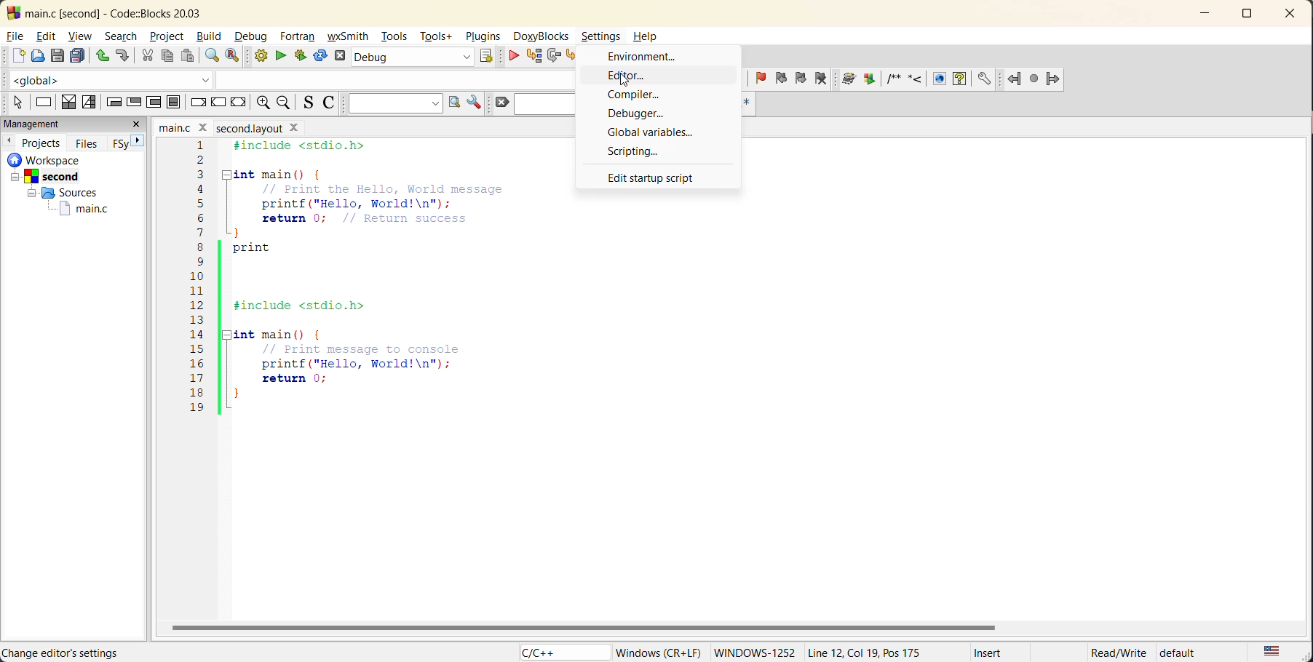 The height and width of the screenshot is (662, 1313). Describe the element at coordinates (301, 55) in the screenshot. I see `build and run` at that location.